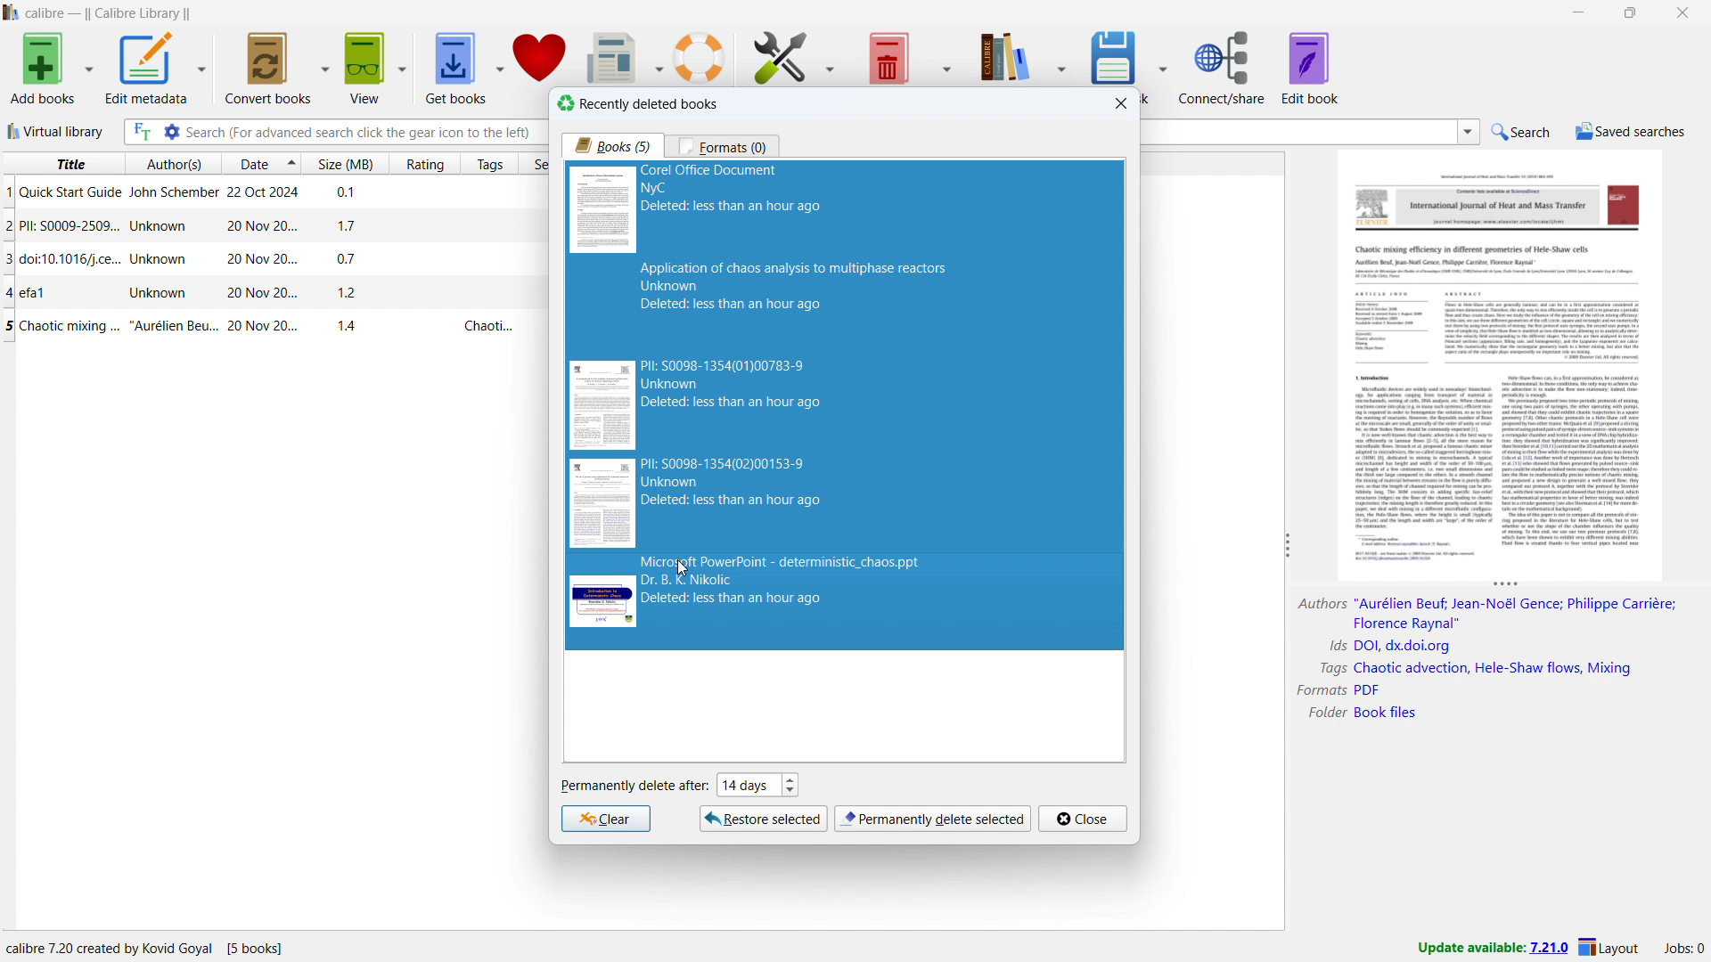 The width and height of the screenshot is (1711, 962). I want to click on fetch news options, so click(654, 56).